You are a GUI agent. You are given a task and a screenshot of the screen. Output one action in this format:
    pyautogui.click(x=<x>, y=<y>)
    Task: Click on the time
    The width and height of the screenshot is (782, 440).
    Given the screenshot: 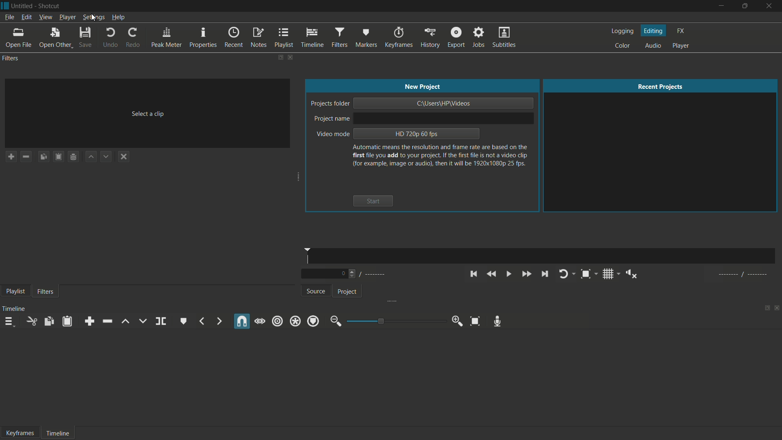 What is the action you would take?
    pyautogui.click(x=544, y=256)
    